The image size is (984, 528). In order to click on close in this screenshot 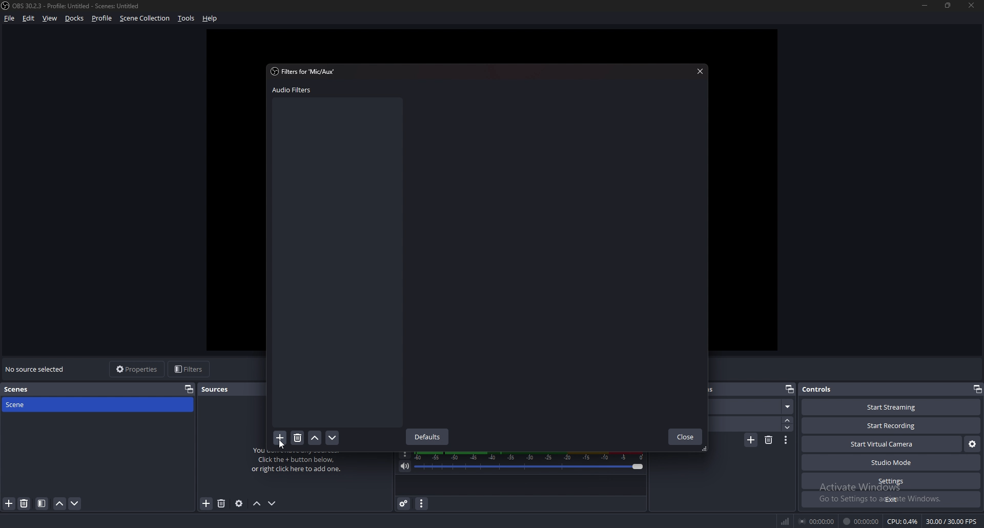, I will do `click(685, 437)`.